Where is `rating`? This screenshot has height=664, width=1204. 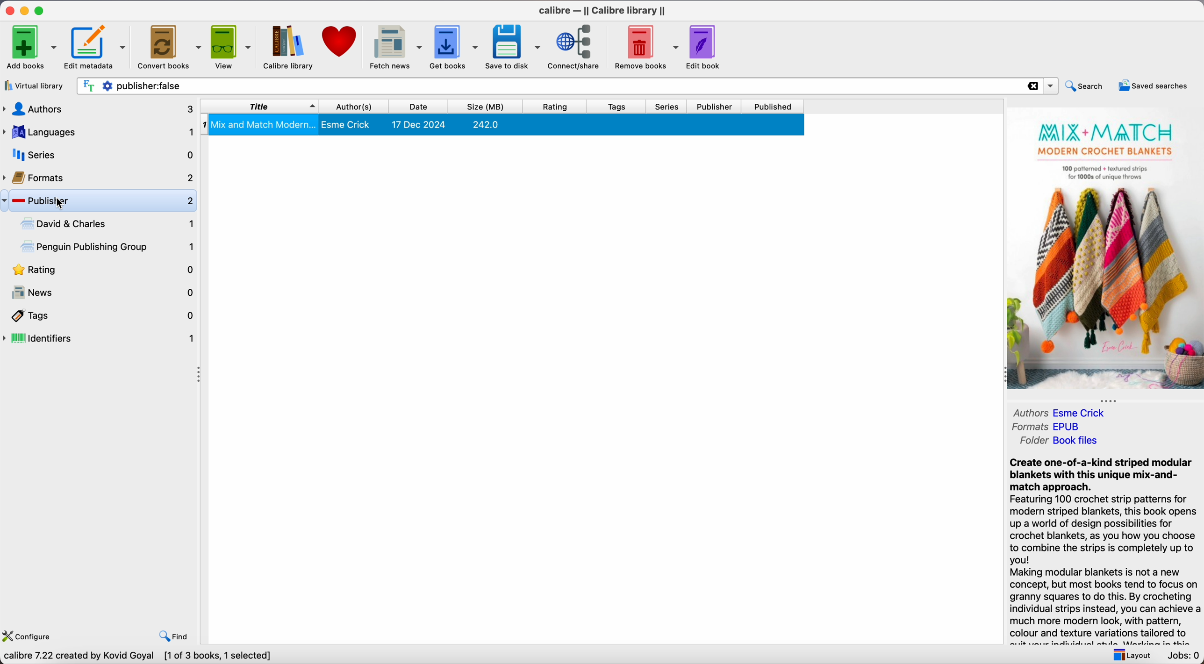
rating is located at coordinates (560, 106).